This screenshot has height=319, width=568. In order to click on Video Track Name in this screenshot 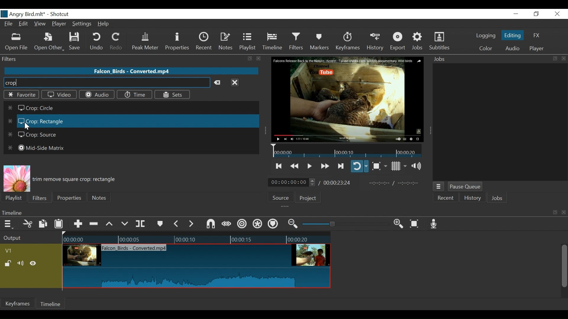, I will do `click(26, 251)`.